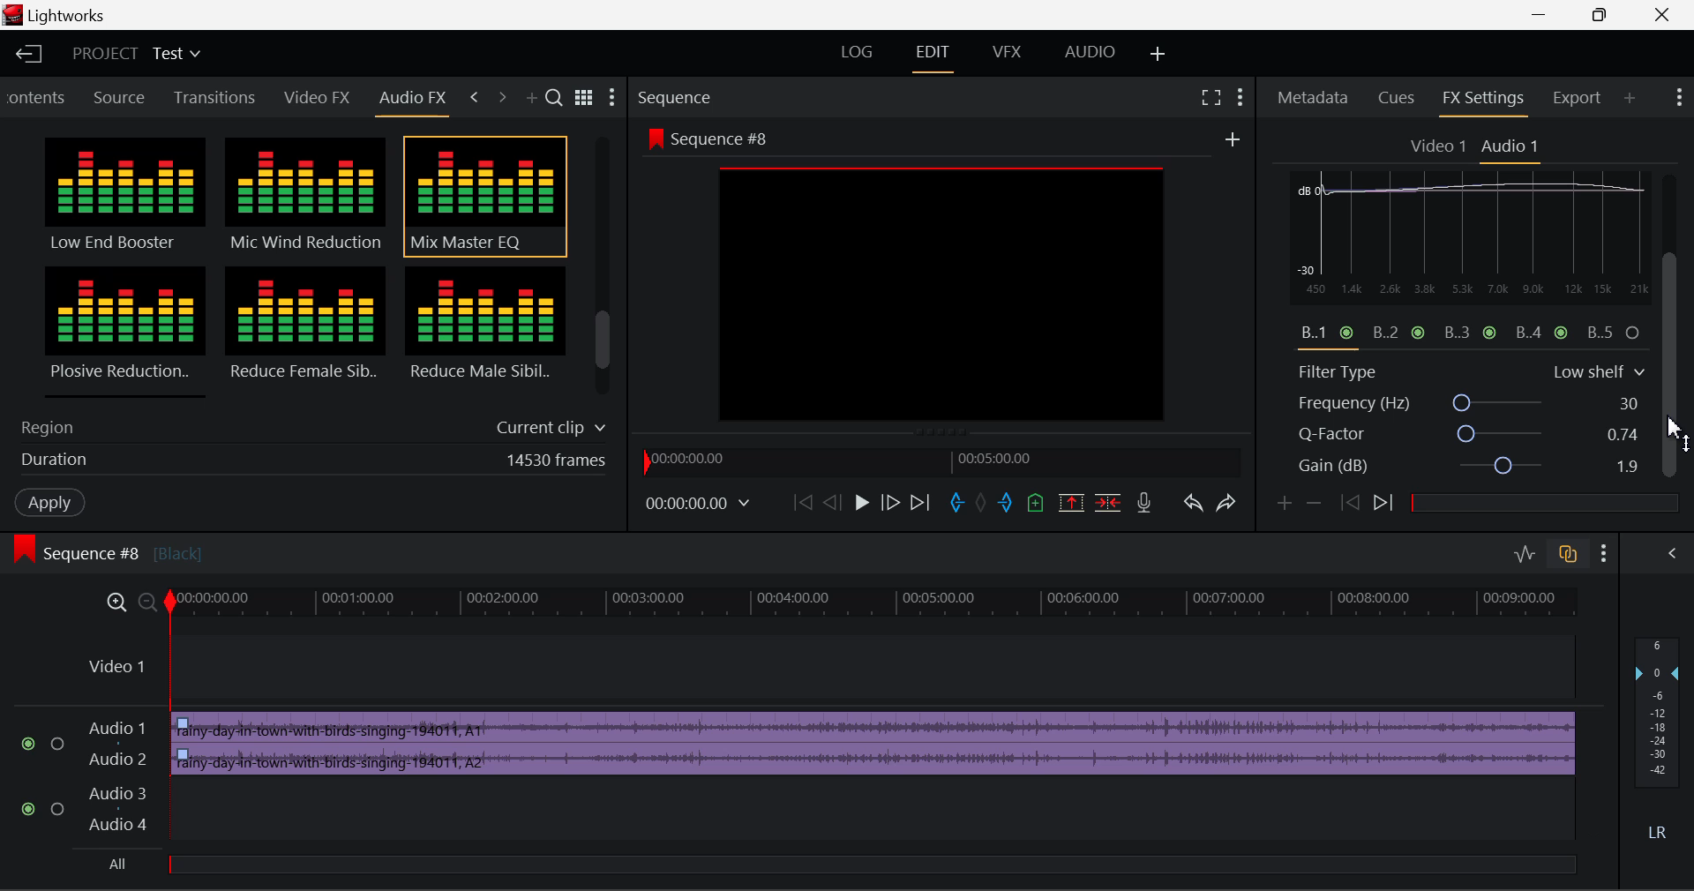 The image size is (1694, 891). Describe the element at coordinates (862, 504) in the screenshot. I see `Play` at that location.